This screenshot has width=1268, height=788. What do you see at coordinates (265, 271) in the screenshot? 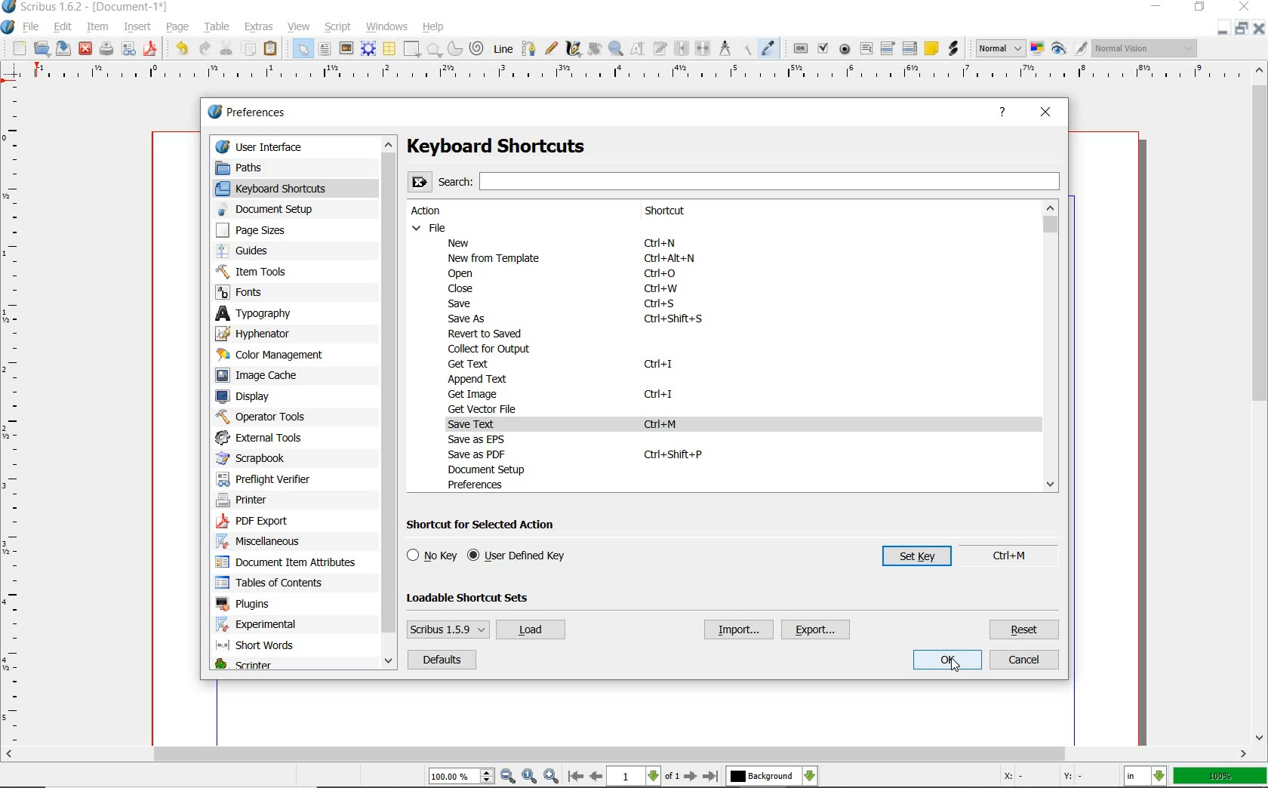
I see `item tools` at bounding box center [265, 271].